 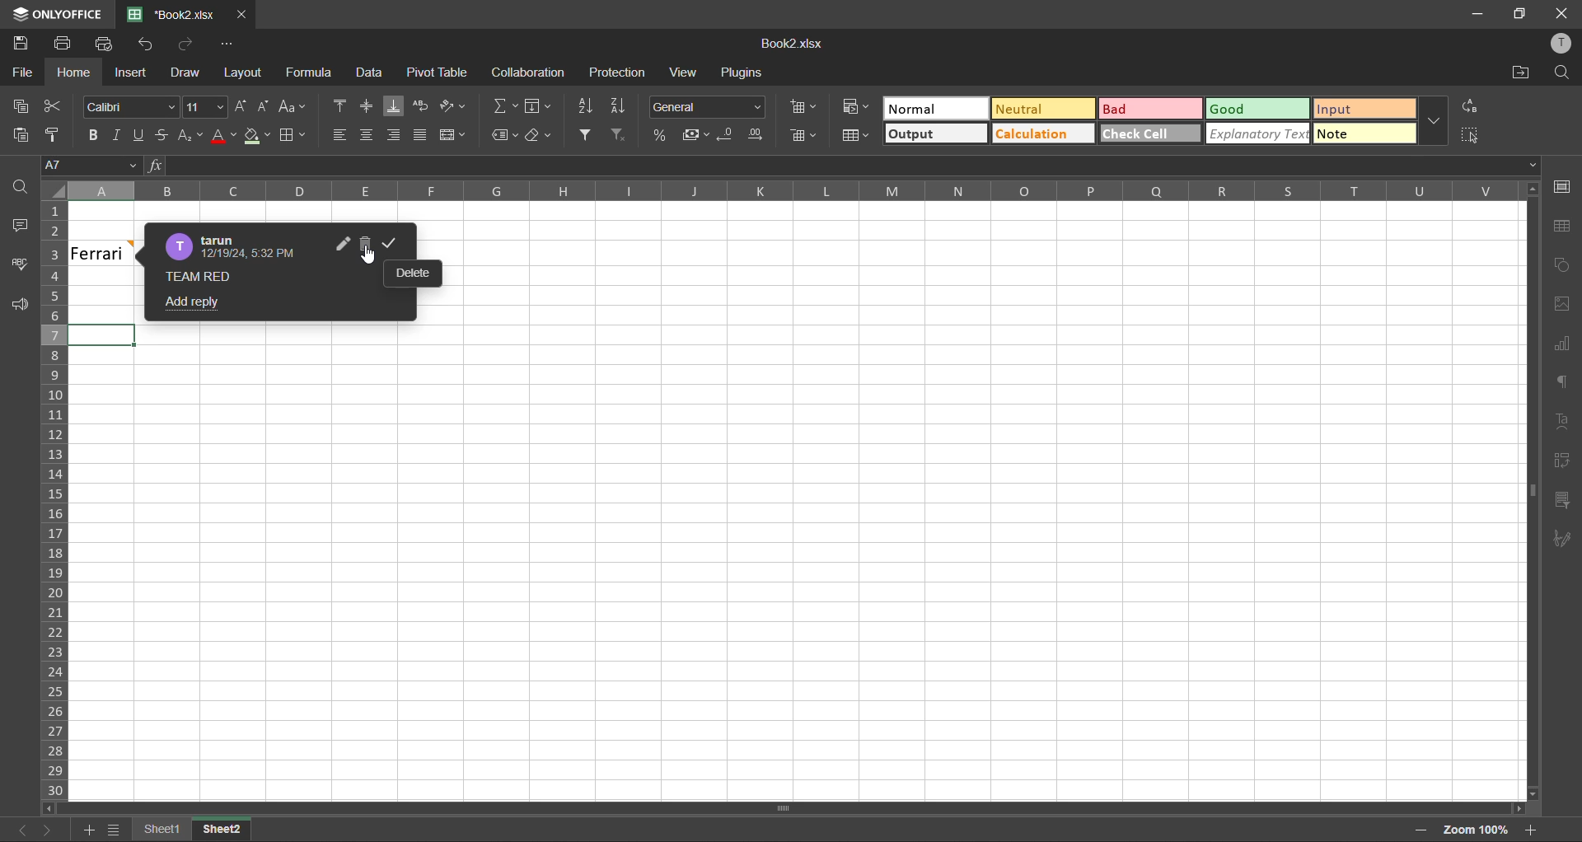 What do you see at coordinates (187, 135) in the screenshot?
I see `sub/superscript` at bounding box center [187, 135].